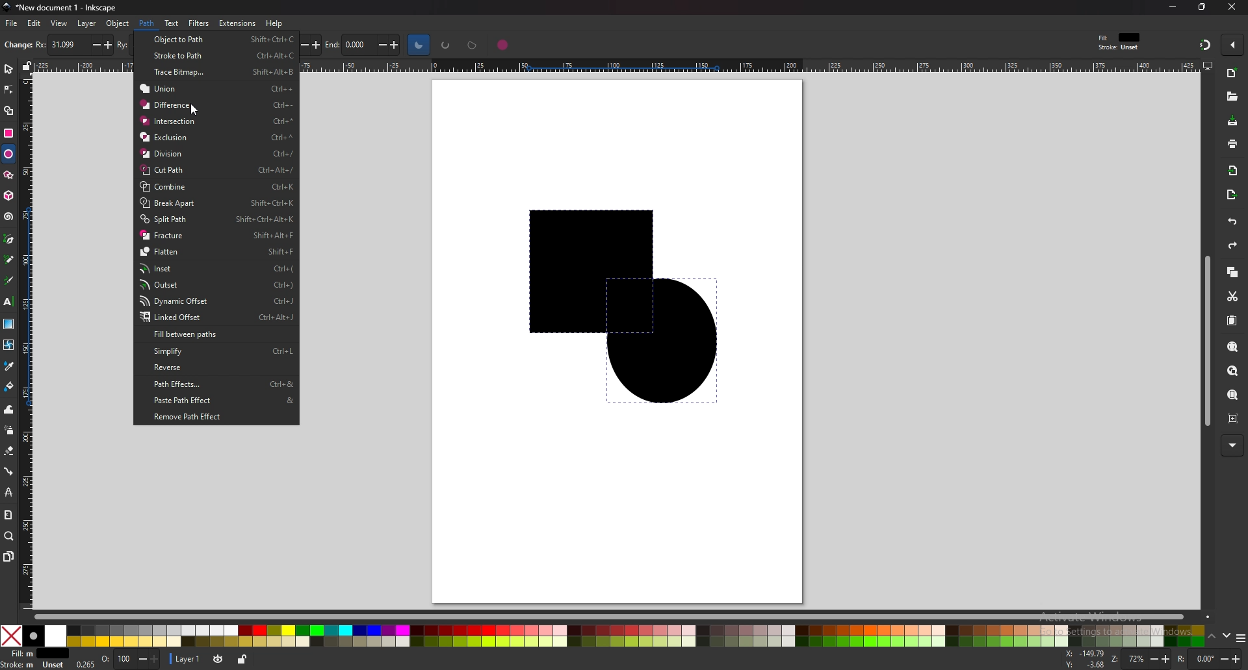  What do you see at coordinates (218, 219) in the screenshot?
I see `Split Path` at bounding box center [218, 219].